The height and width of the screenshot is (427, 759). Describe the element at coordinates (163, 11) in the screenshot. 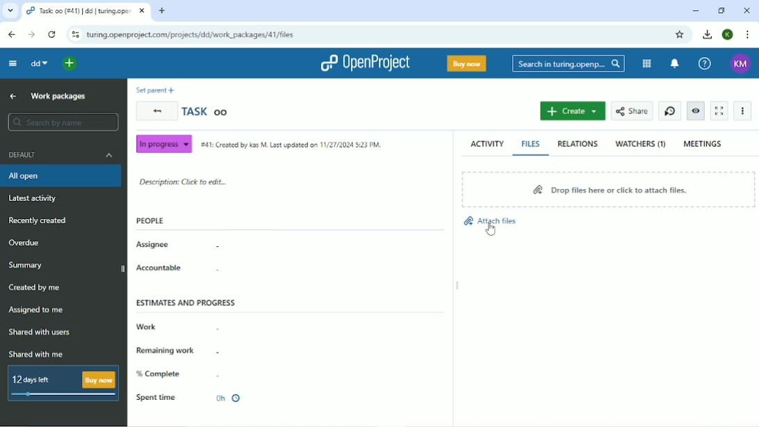

I see `New tab` at that location.